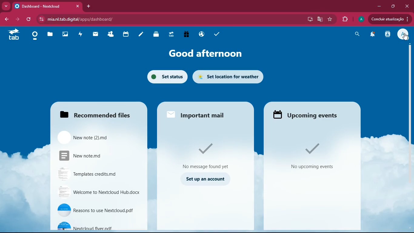 The height and width of the screenshot is (233, 414). I want to click on images, so click(66, 35).